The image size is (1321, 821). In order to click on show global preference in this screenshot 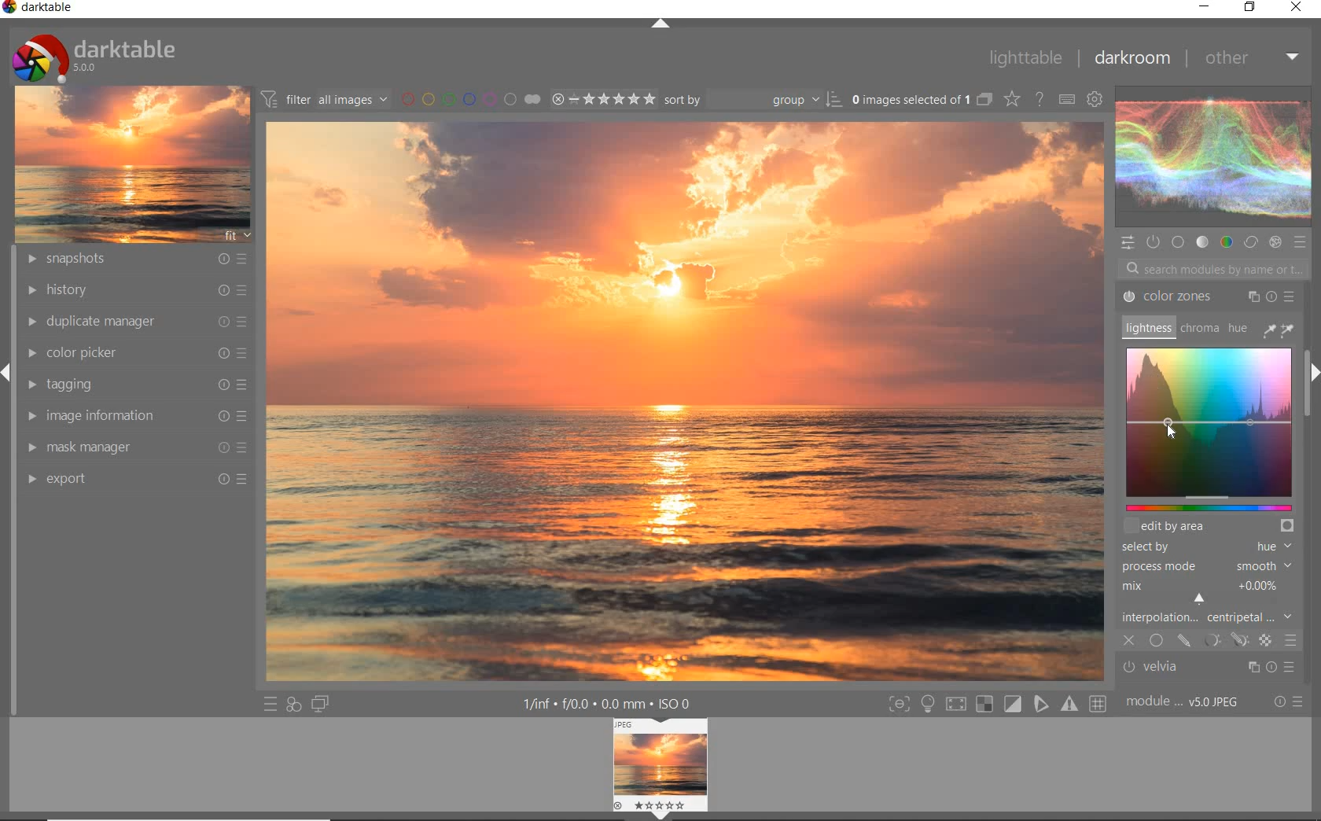, I will do `click(1096, 98)`.